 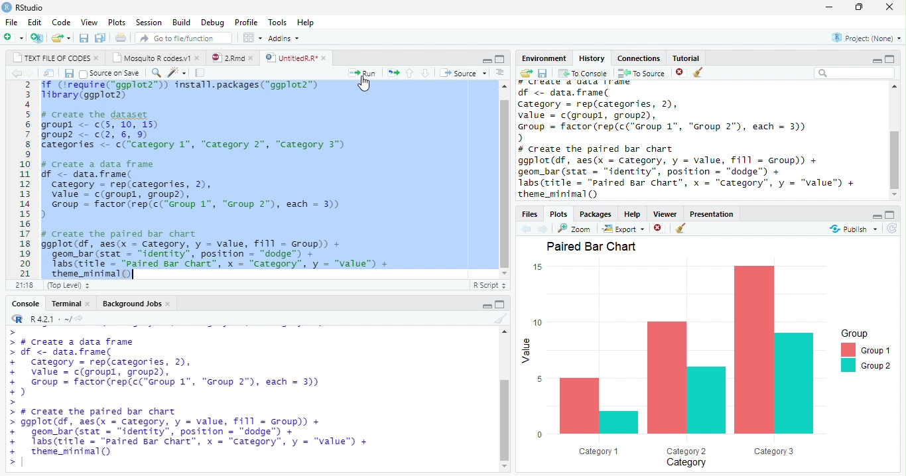 What do you see at coordinates (123, 38) in the screenshot?
I see `print current file` at bounding box center [123, 38].